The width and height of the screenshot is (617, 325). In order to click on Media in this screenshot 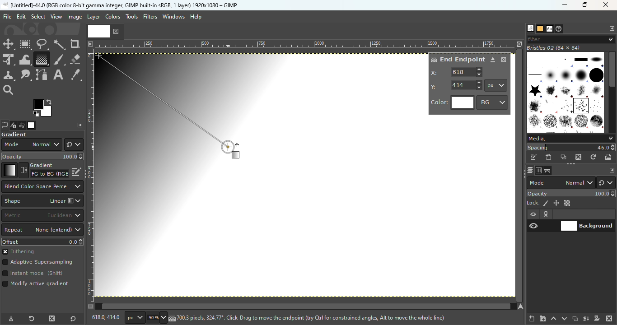, I will do `click(570, 139)`.